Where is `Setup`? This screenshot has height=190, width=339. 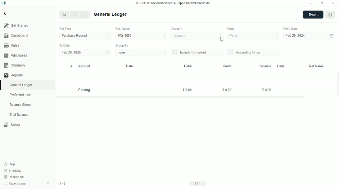 Setup is located at coordinates (12, 125).